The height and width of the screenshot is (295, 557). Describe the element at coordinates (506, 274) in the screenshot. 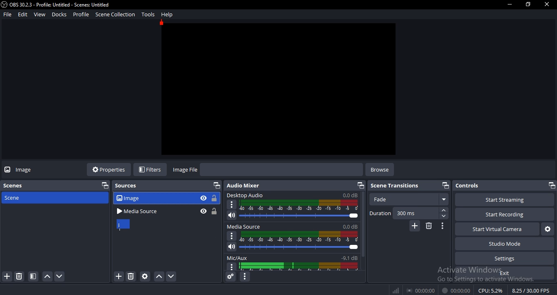

I see `exit` at that location.